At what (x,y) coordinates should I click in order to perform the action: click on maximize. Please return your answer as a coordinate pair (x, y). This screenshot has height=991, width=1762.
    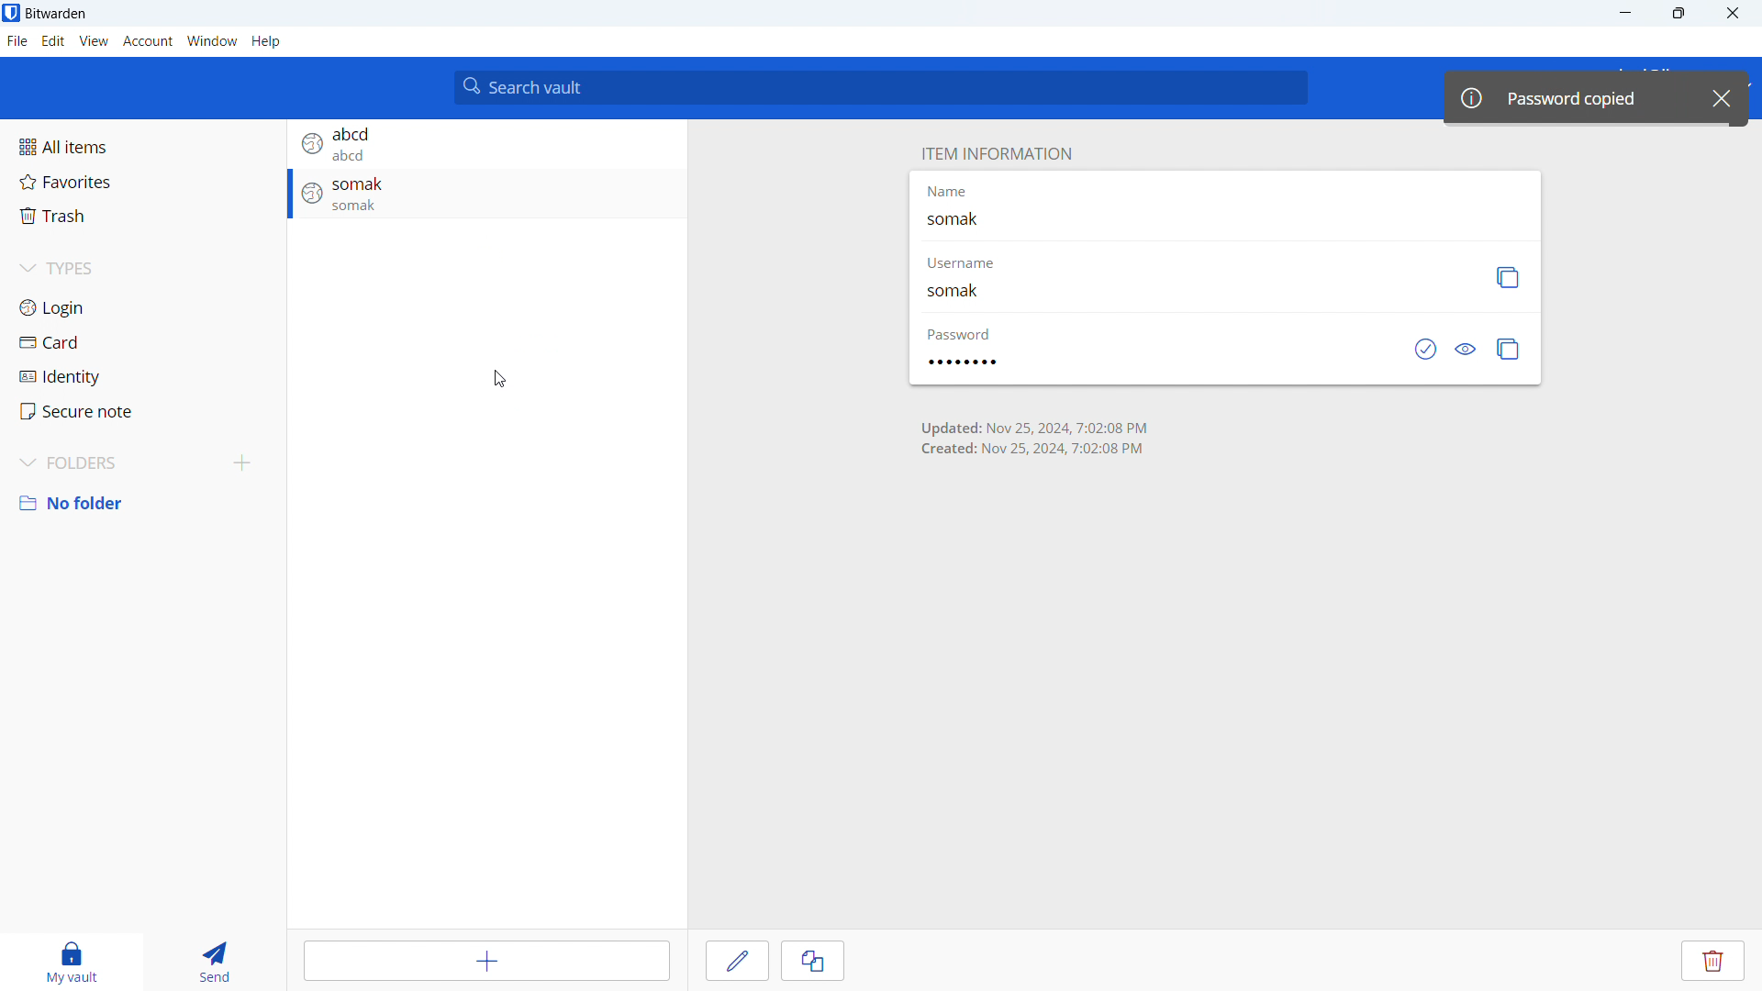
    Looking at the image, I should click on (1678, 14).